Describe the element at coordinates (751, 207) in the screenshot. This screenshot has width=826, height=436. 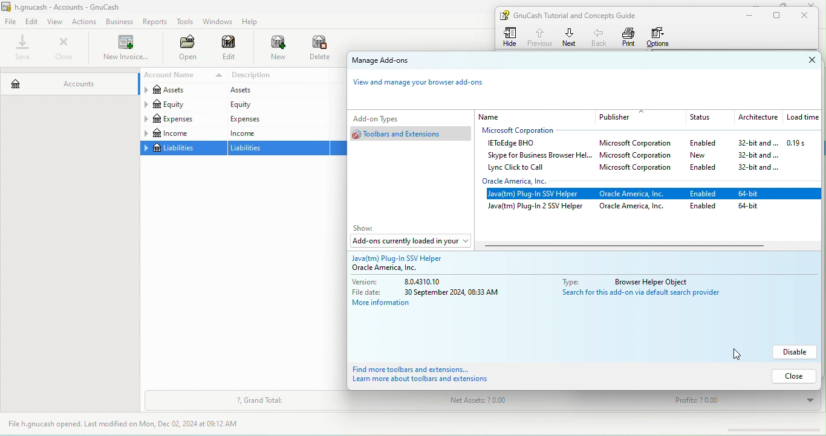
I see `64 bit` at that location.